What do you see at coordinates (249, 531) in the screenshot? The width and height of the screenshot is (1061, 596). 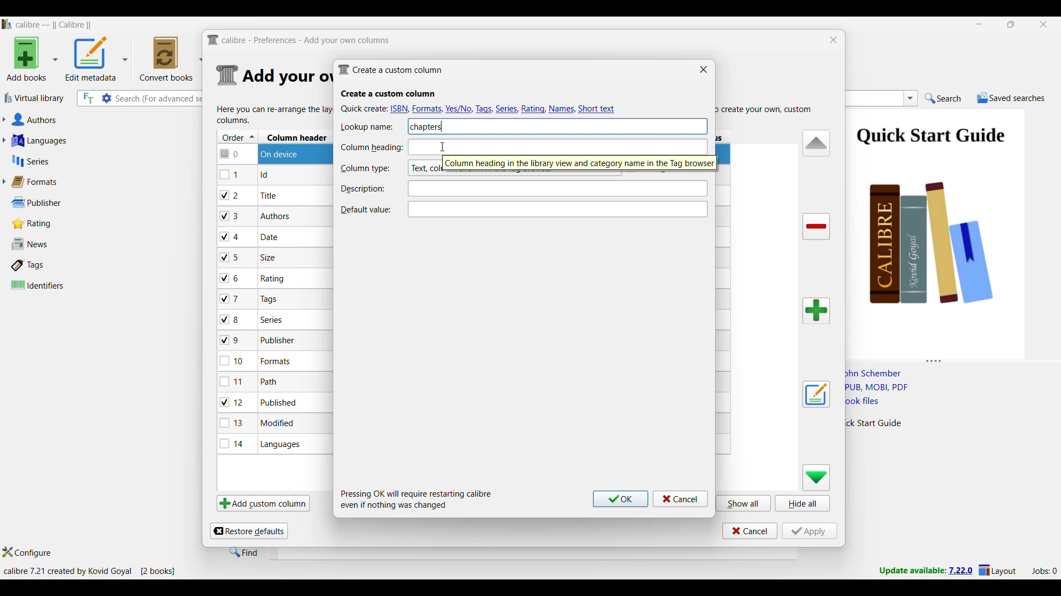 I see `Restore defaults` at bounding box center [249, 531].